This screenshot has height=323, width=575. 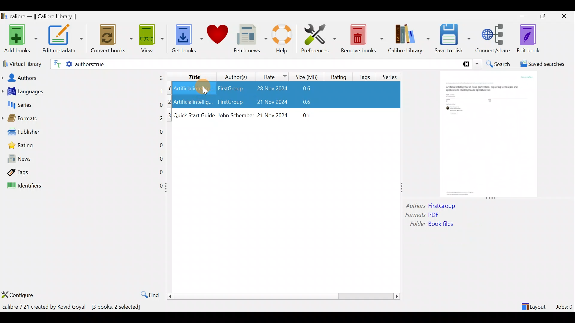 I want to click on Search dropdown, so click(x=478, y=64).